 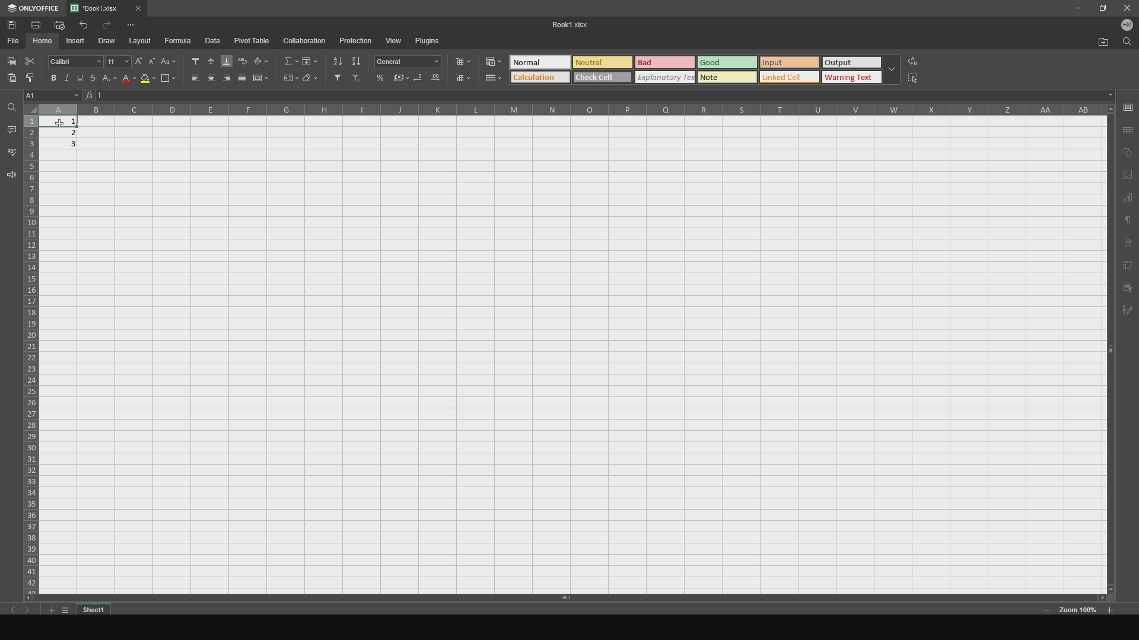 I want to click on delete cells, so click(x=463, y=79).